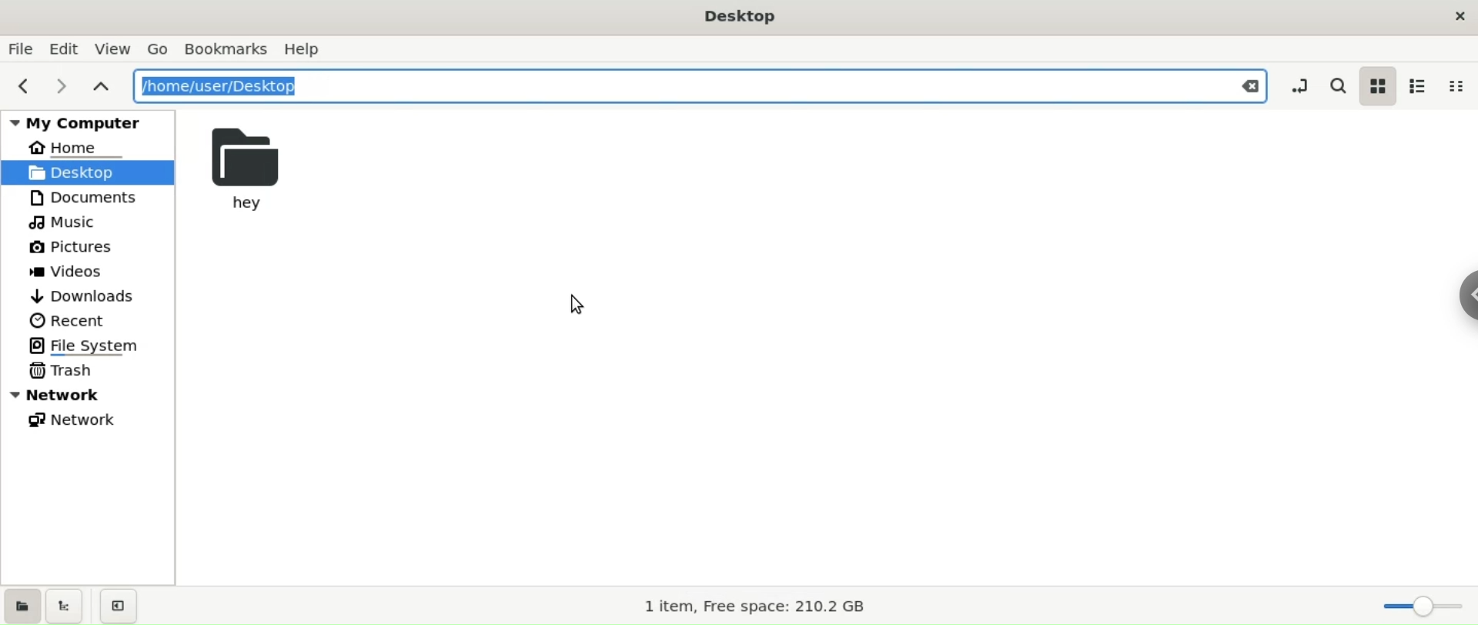 The width and height of the screenshot is (1478, 625). Describe the element at coordinates (1379, 88) in the screenshot. I see `icon view` at that location.